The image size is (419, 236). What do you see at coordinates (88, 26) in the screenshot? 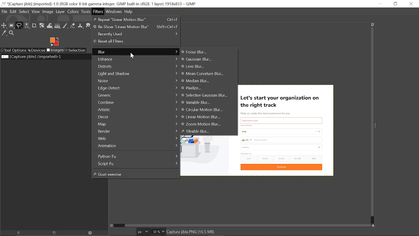
I see `Smudge tool` at bounding box center [88, 26].